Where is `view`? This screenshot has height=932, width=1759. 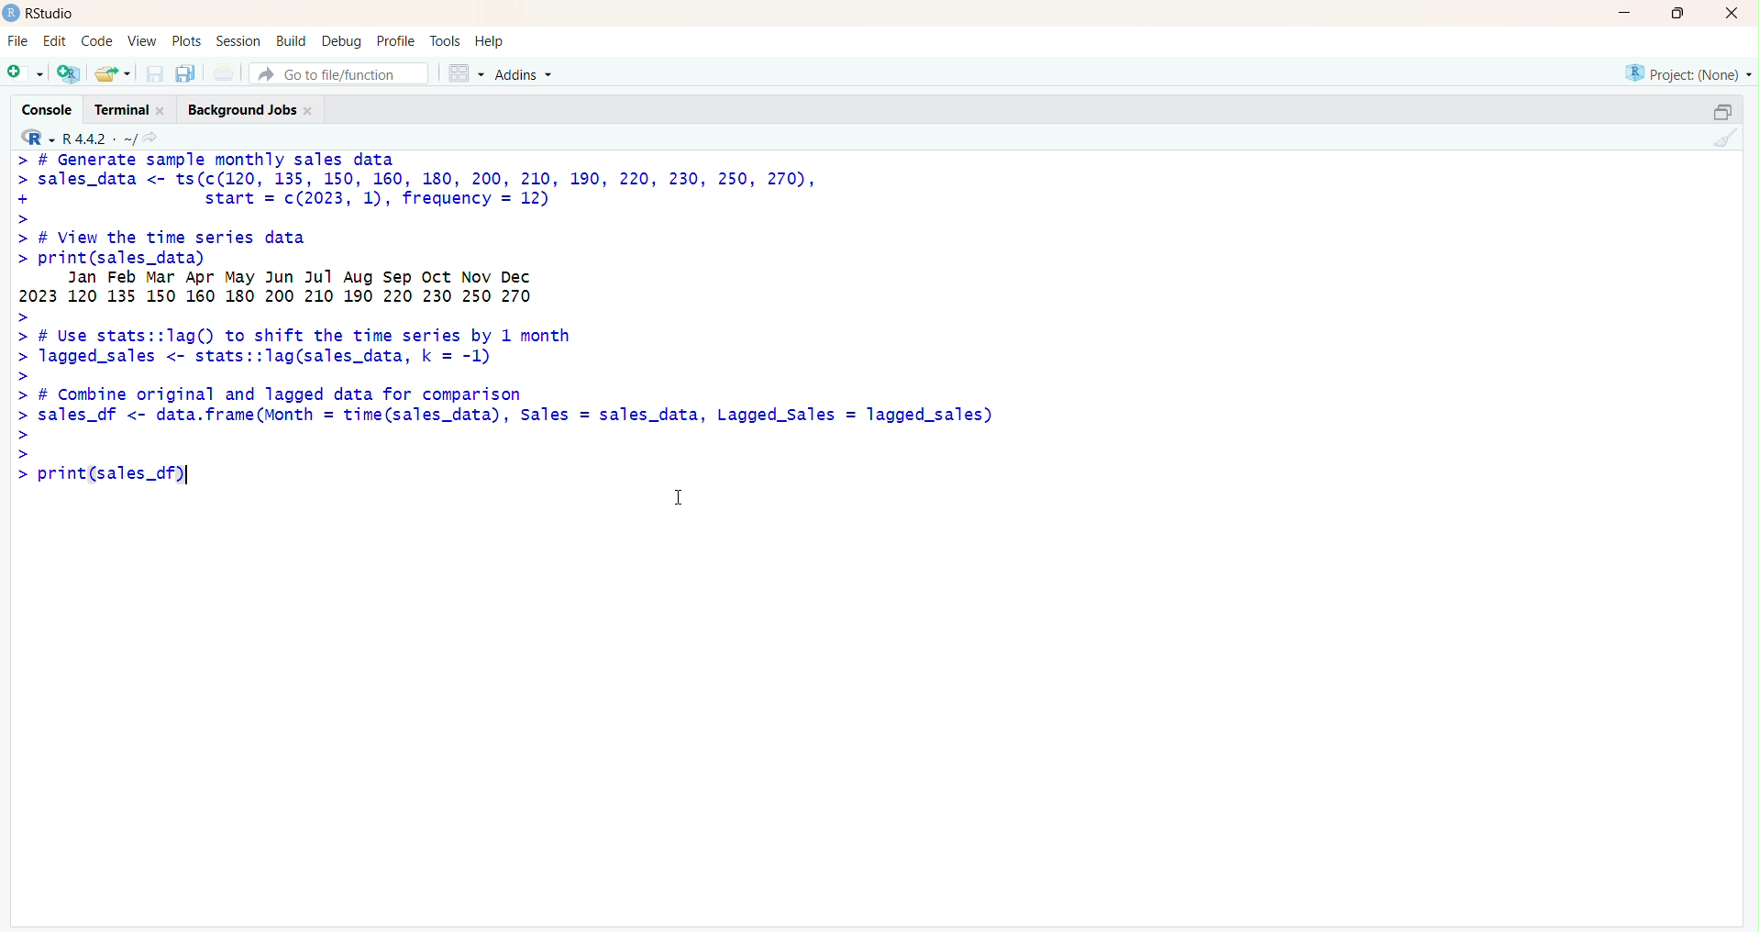
view is located at coordinates (141, 40).